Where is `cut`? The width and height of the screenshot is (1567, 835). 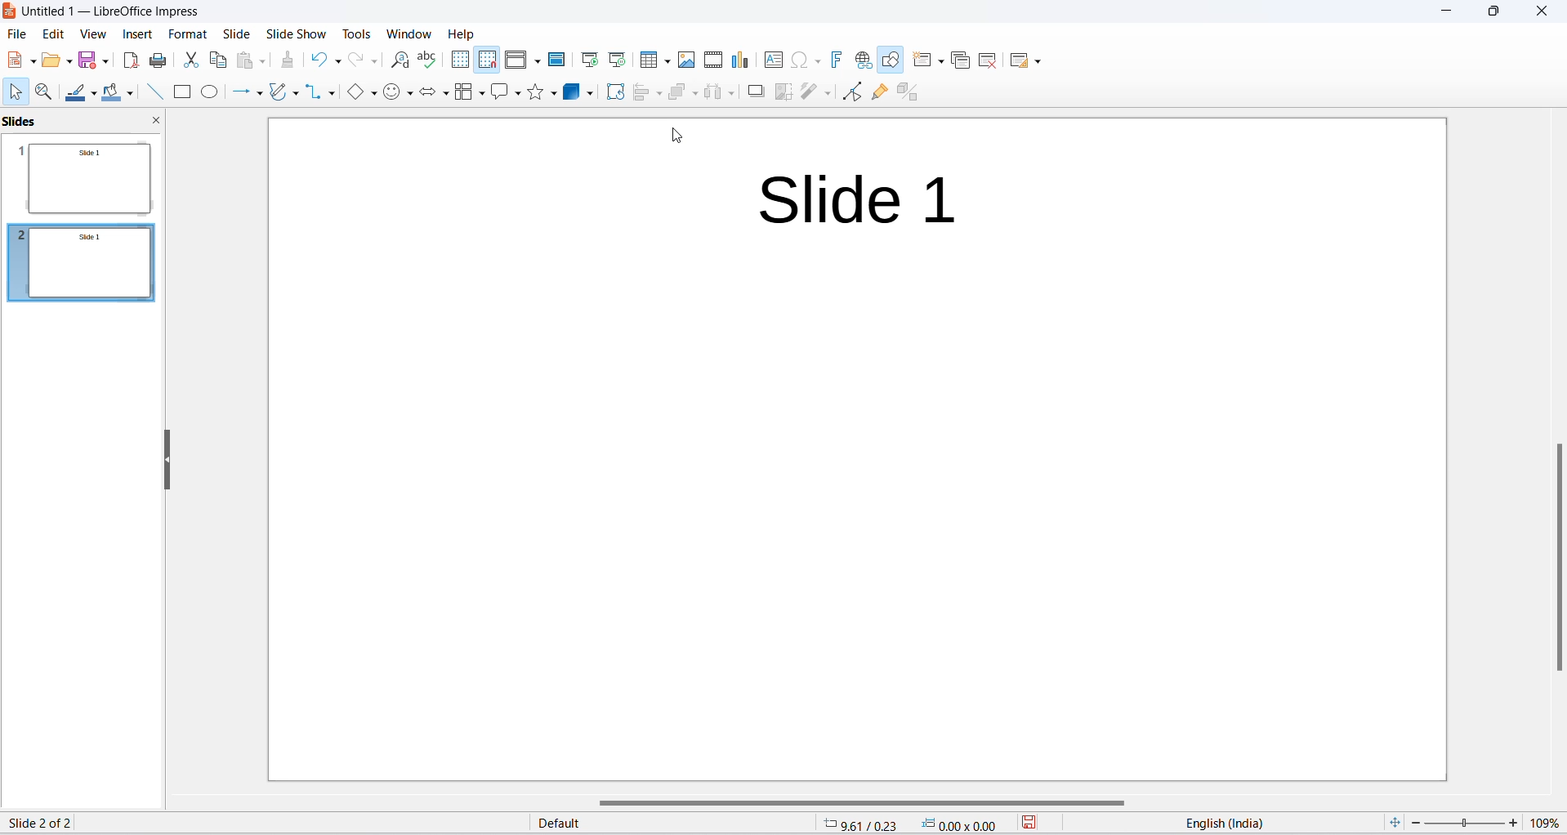 cut is located at coordinates (189, 65).